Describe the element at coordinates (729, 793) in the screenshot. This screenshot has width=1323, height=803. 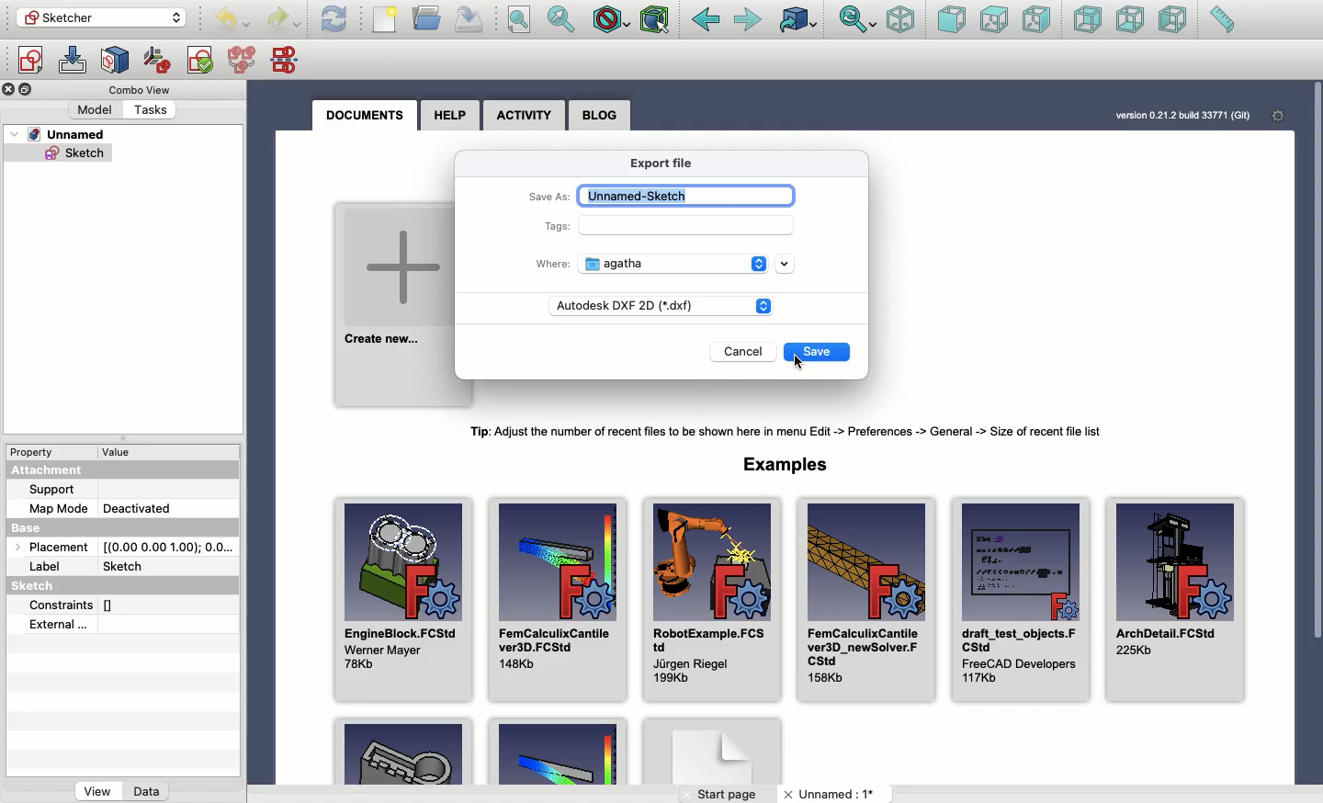
I see `Start page` at that location.